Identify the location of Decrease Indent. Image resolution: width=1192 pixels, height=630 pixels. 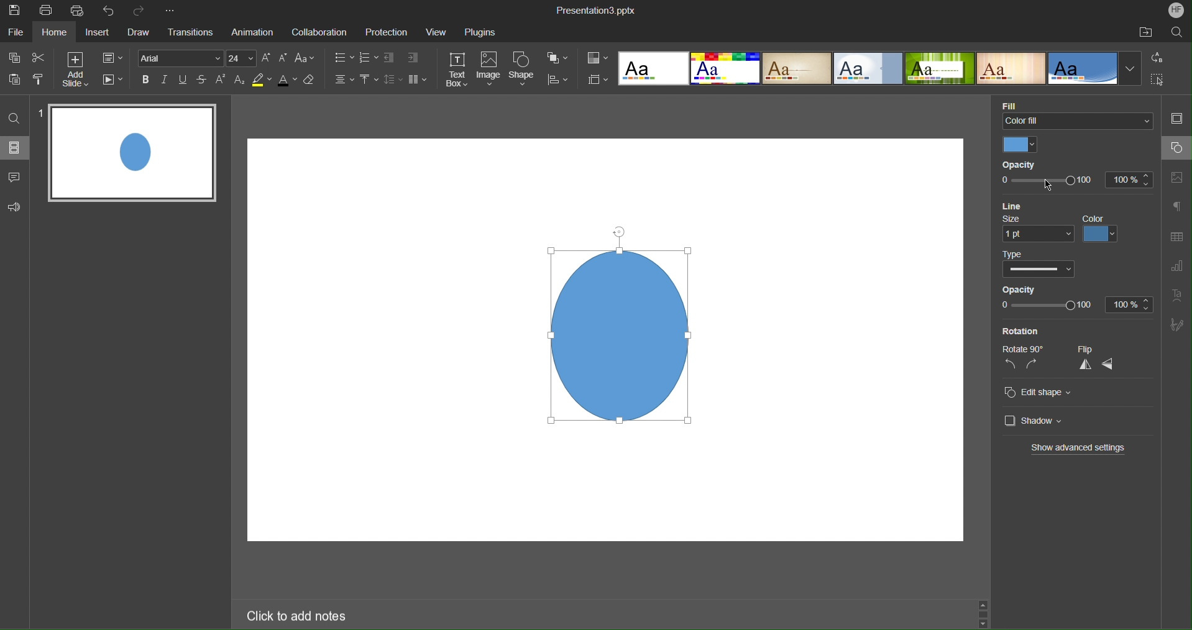
(390, 58).